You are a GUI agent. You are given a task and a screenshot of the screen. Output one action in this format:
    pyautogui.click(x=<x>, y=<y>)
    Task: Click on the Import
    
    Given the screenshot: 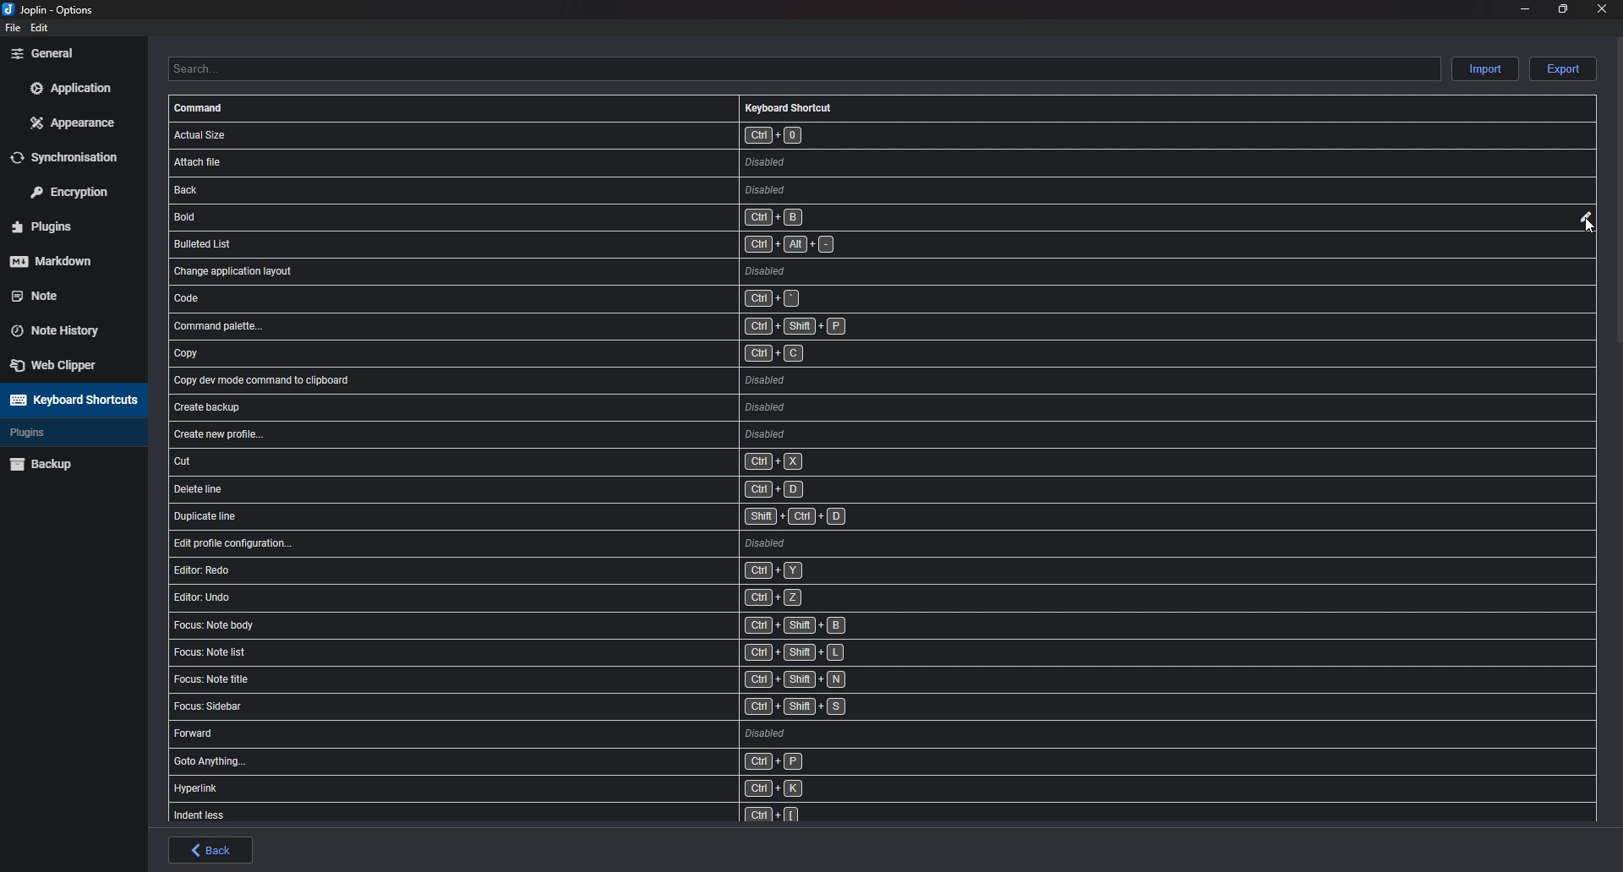 What is the action you would take?
    pyautogui.click(x=1487, y=68)
    